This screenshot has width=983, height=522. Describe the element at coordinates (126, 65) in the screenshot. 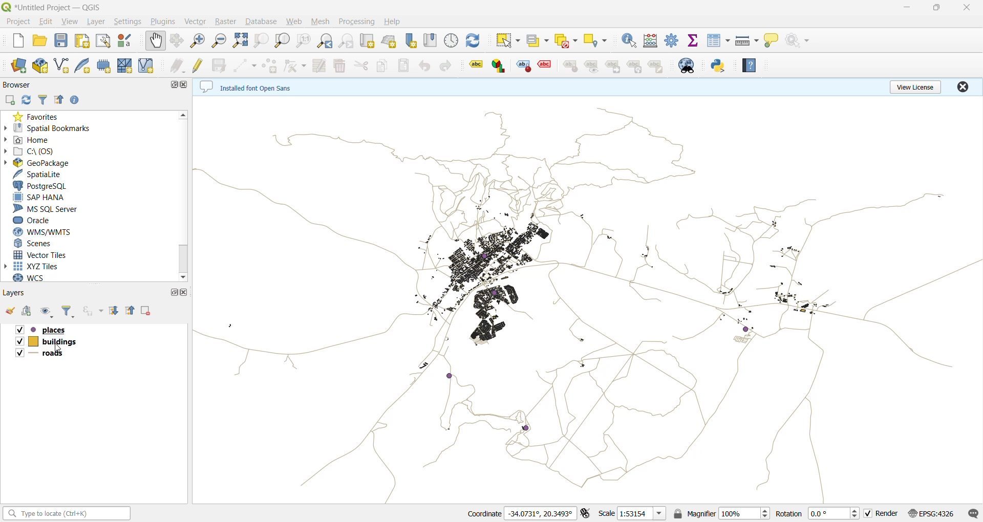

I see `new mesh layer` at that location.